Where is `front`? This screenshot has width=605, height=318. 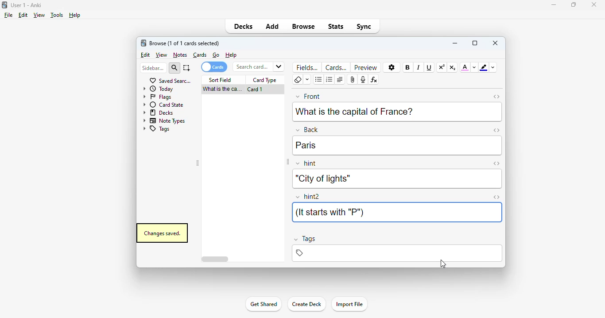 front is located at coordinates (308, 96).